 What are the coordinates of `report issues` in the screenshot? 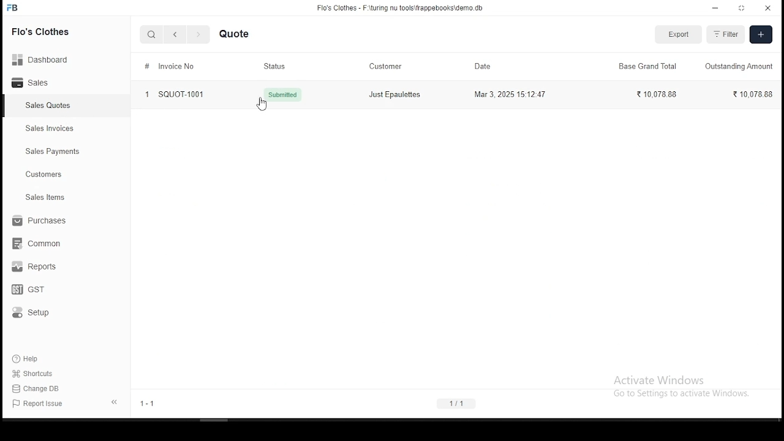 It's located at (40, 404).